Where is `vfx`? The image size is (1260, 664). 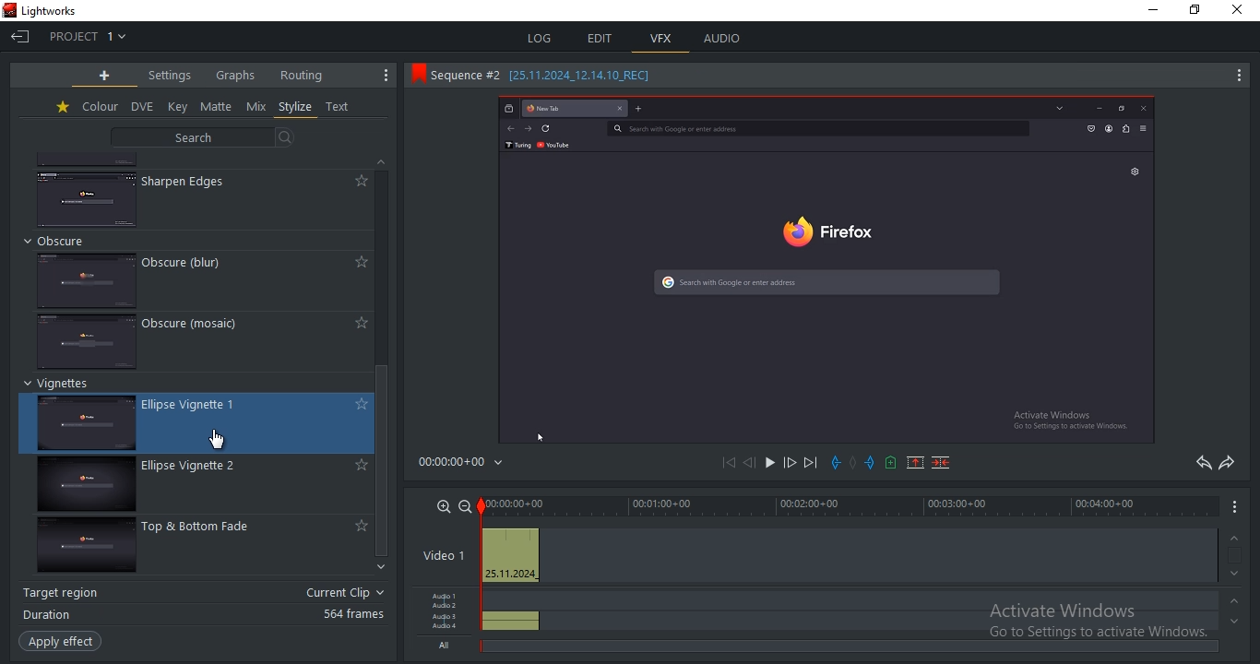 vfx is located at coordinates (661, 39).